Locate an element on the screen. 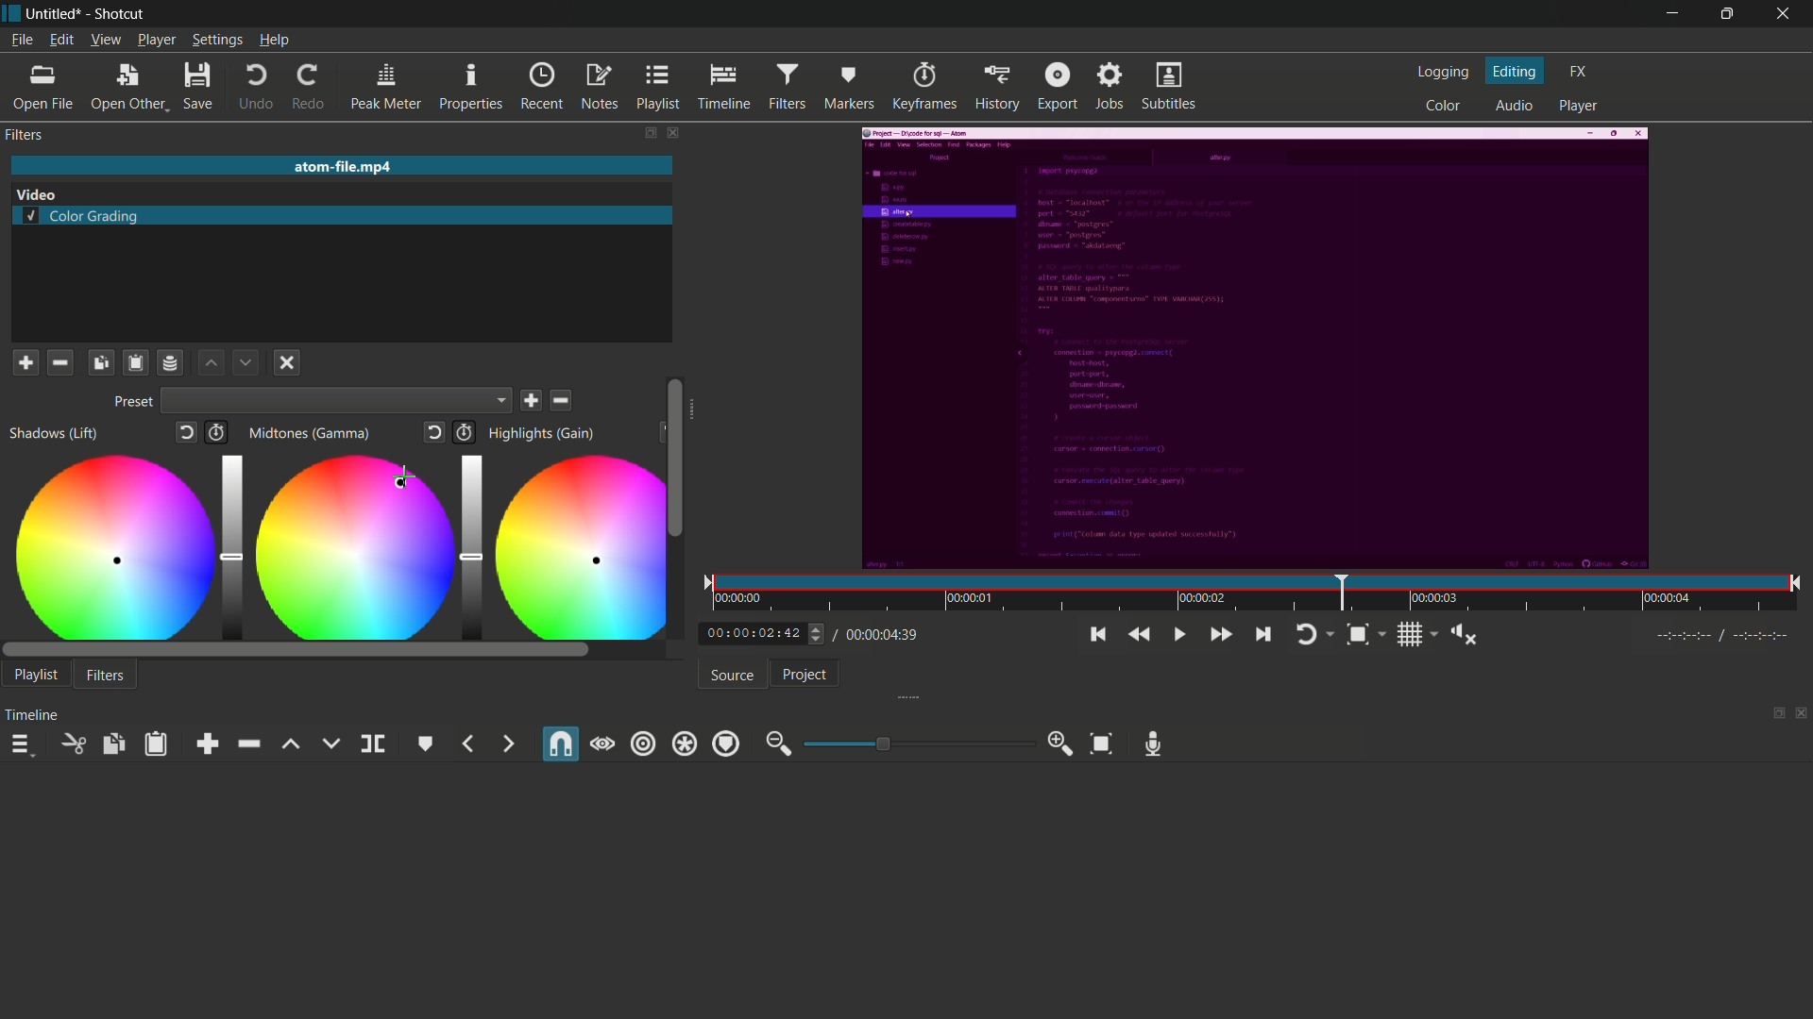  color grading is located at coordinates (82, 218).